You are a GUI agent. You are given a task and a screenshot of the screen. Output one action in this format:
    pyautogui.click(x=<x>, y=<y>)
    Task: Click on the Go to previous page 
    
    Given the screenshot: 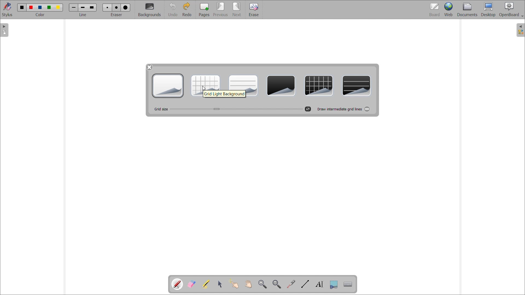 What is the action you would take?
    pyautogui.click(x=220, y=10)
    